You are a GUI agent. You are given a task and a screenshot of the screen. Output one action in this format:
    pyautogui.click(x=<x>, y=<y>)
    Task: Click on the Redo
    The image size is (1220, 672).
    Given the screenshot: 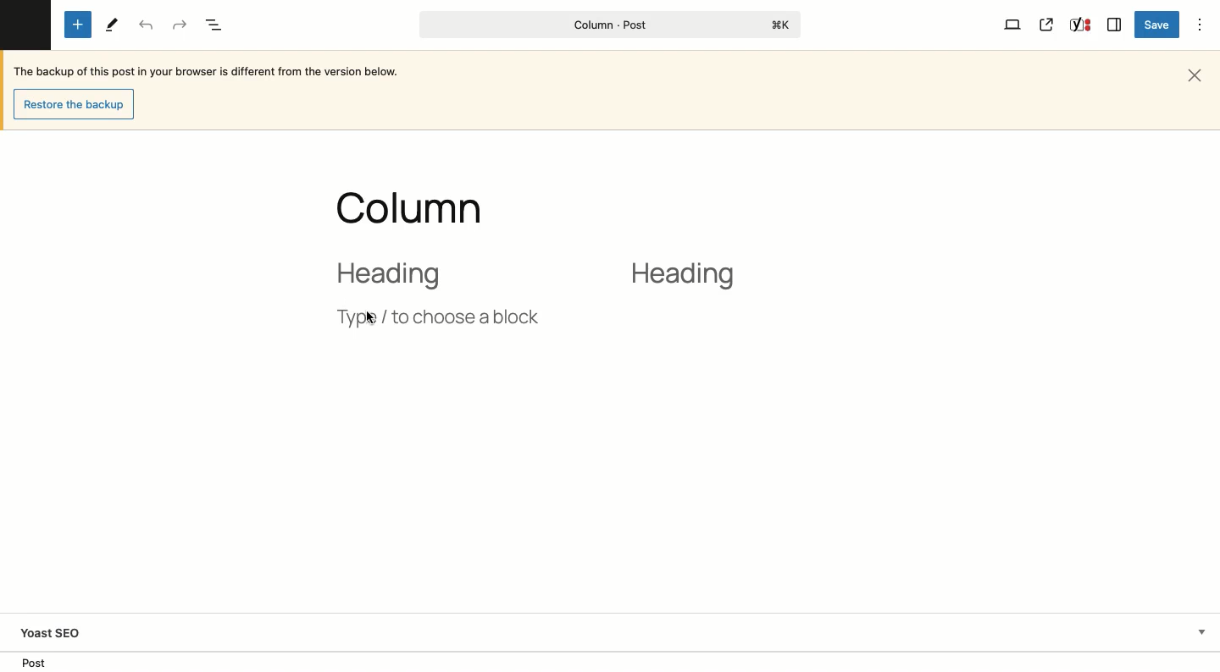 What is the action you would take?
    pyautogui.click(x=180, y=25)
    